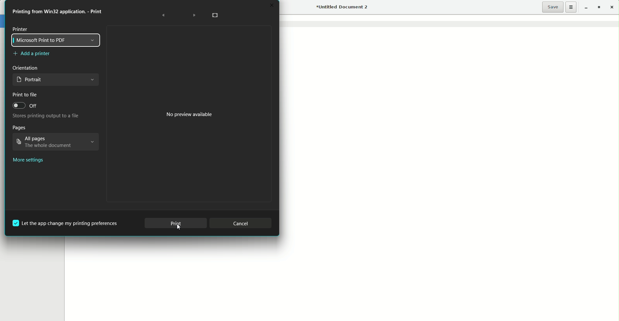 The width and height of the screenshot is (619, 321). I want to click on Zoom, so click(215, 15).